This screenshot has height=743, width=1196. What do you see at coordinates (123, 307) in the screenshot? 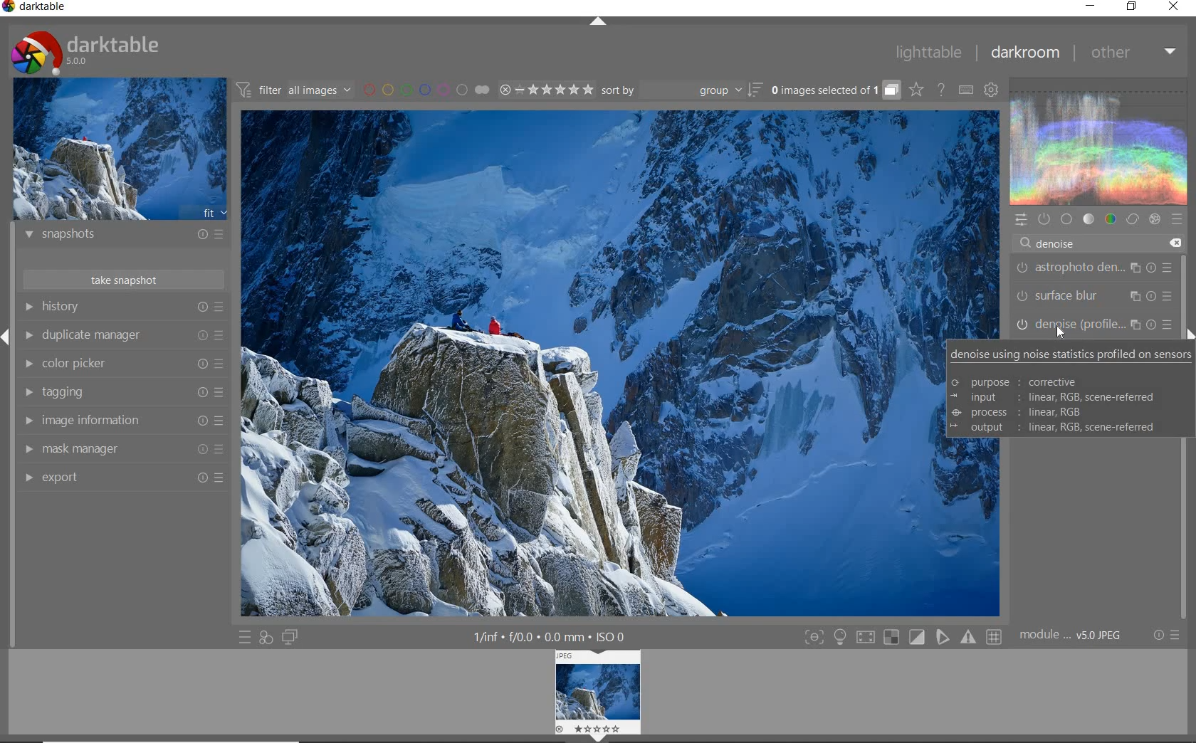
I see `history` at bounding box center [123, 307].